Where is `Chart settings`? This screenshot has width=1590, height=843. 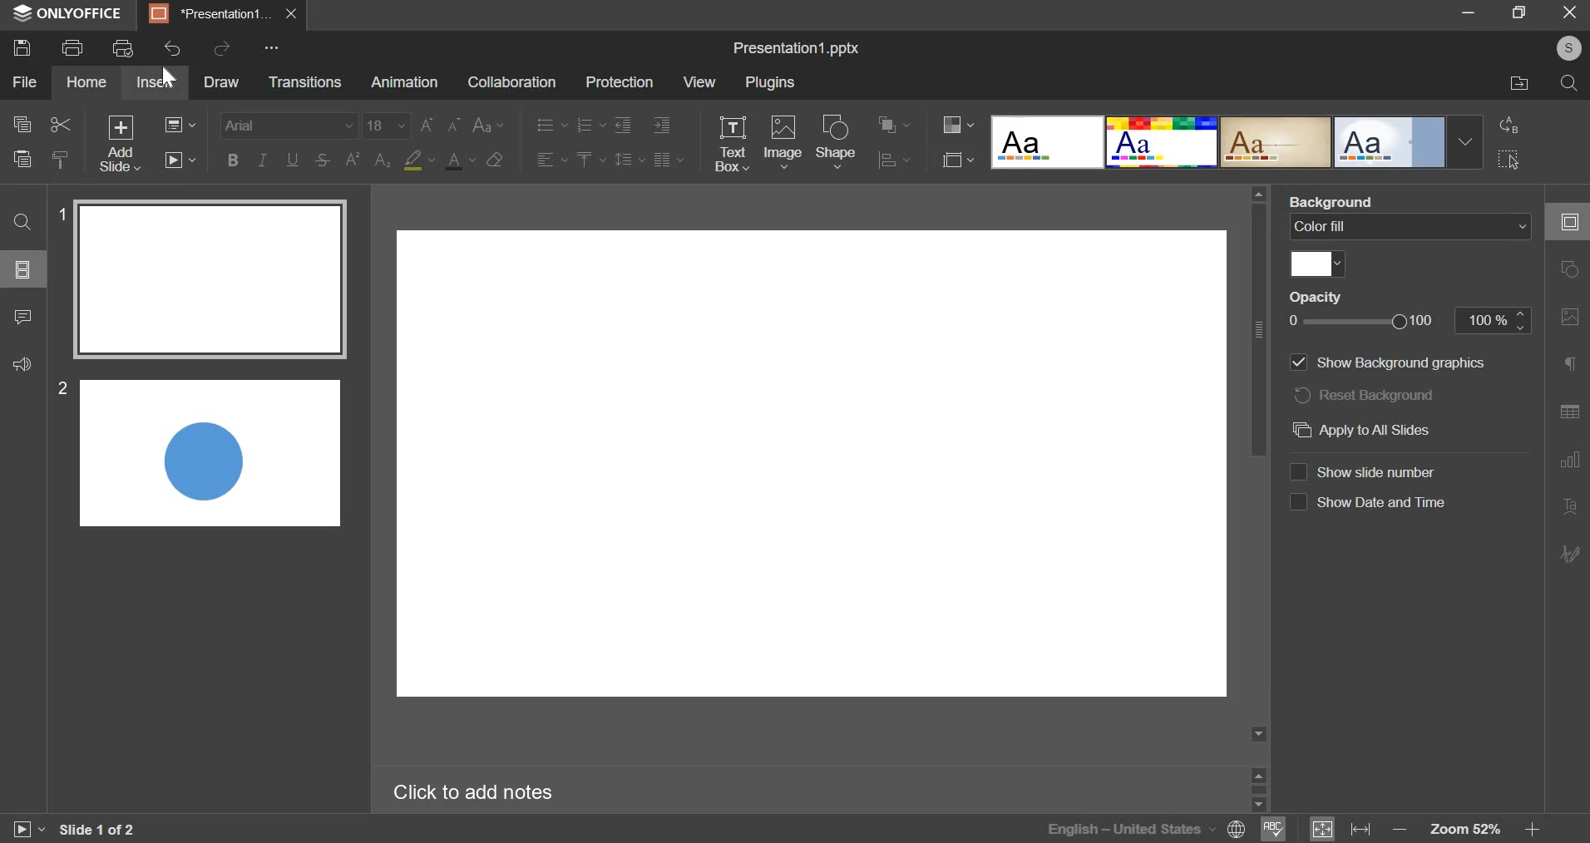 Chart settings is located at coordinates (1569, 460).